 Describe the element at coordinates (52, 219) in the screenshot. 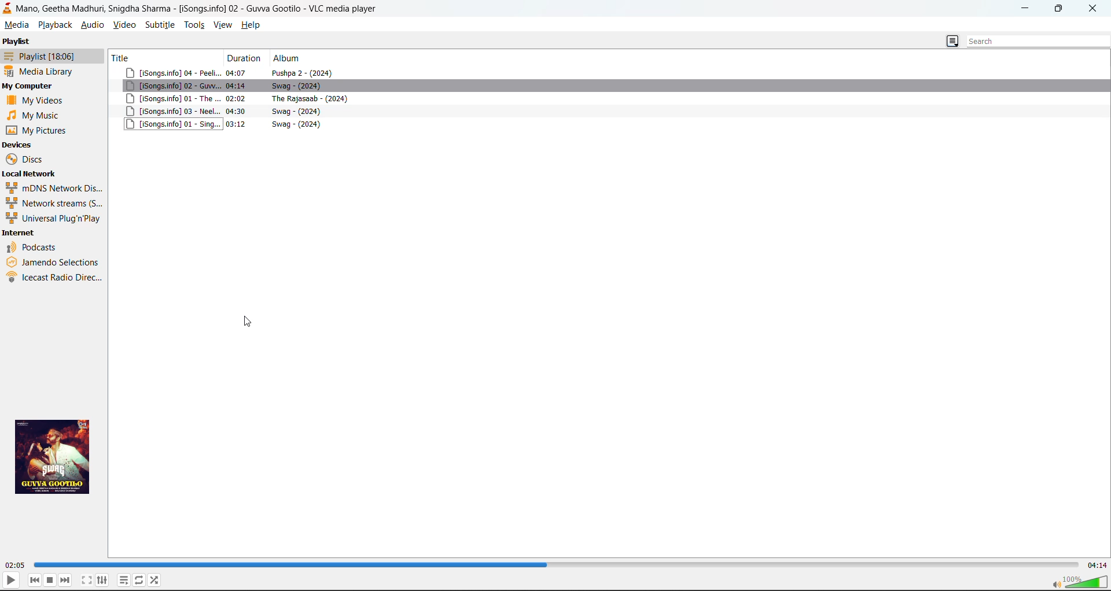

I see `universal plug n play` at that location.